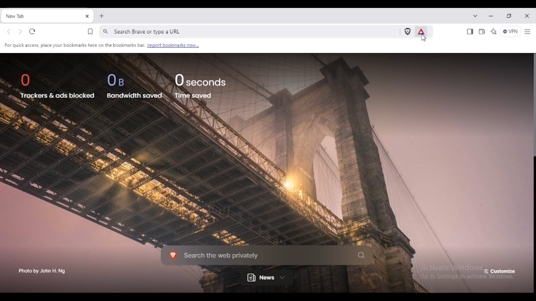 This screenshot has height=301, width=536. Describe the element at coordinates (135, 85) in the screenshot. I see `0 B bandwidth saved` at that location.